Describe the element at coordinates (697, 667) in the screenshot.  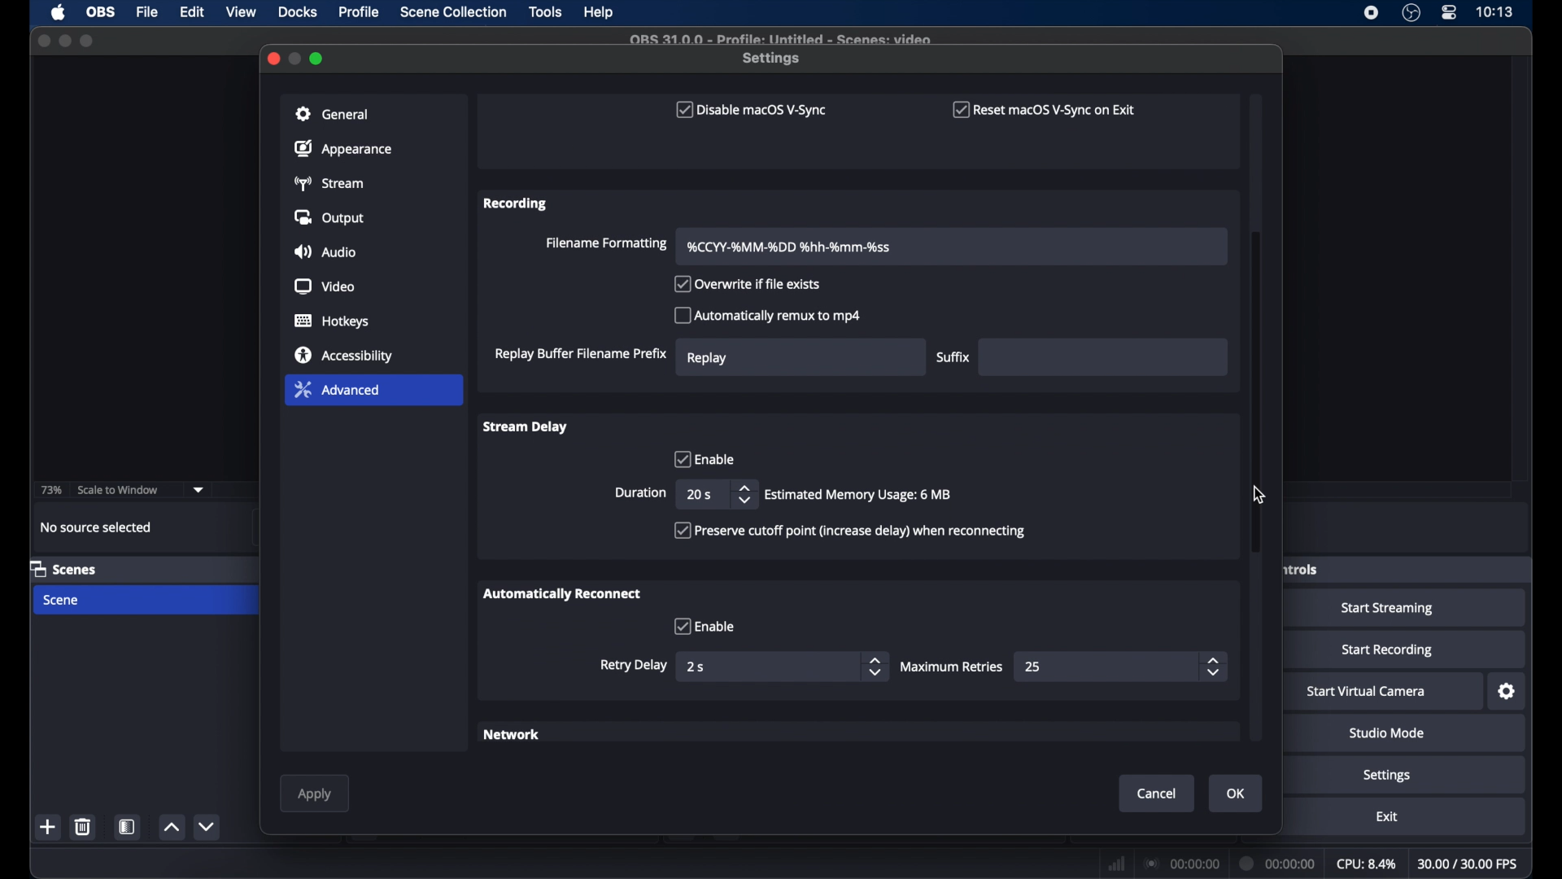
I see `2s` at that location.